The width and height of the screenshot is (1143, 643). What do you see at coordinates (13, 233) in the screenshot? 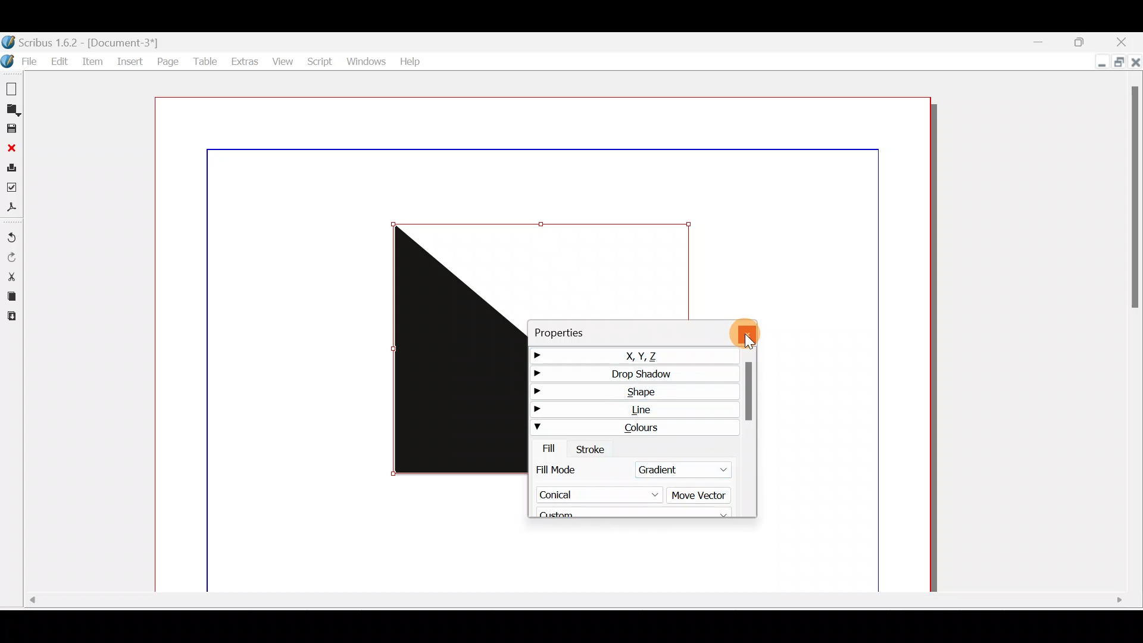
I see `Undo` at bounding box center [13, 233].